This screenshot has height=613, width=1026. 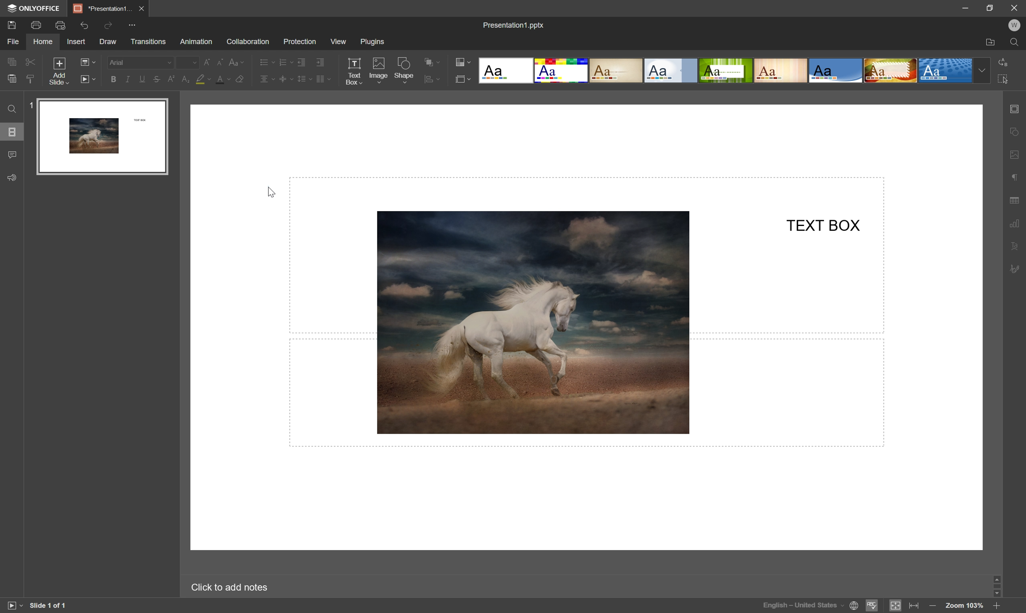 What do you see at coordinates (88, 78) in the screenshot?
I see `start slideshow` at bounding box center [88, 78].